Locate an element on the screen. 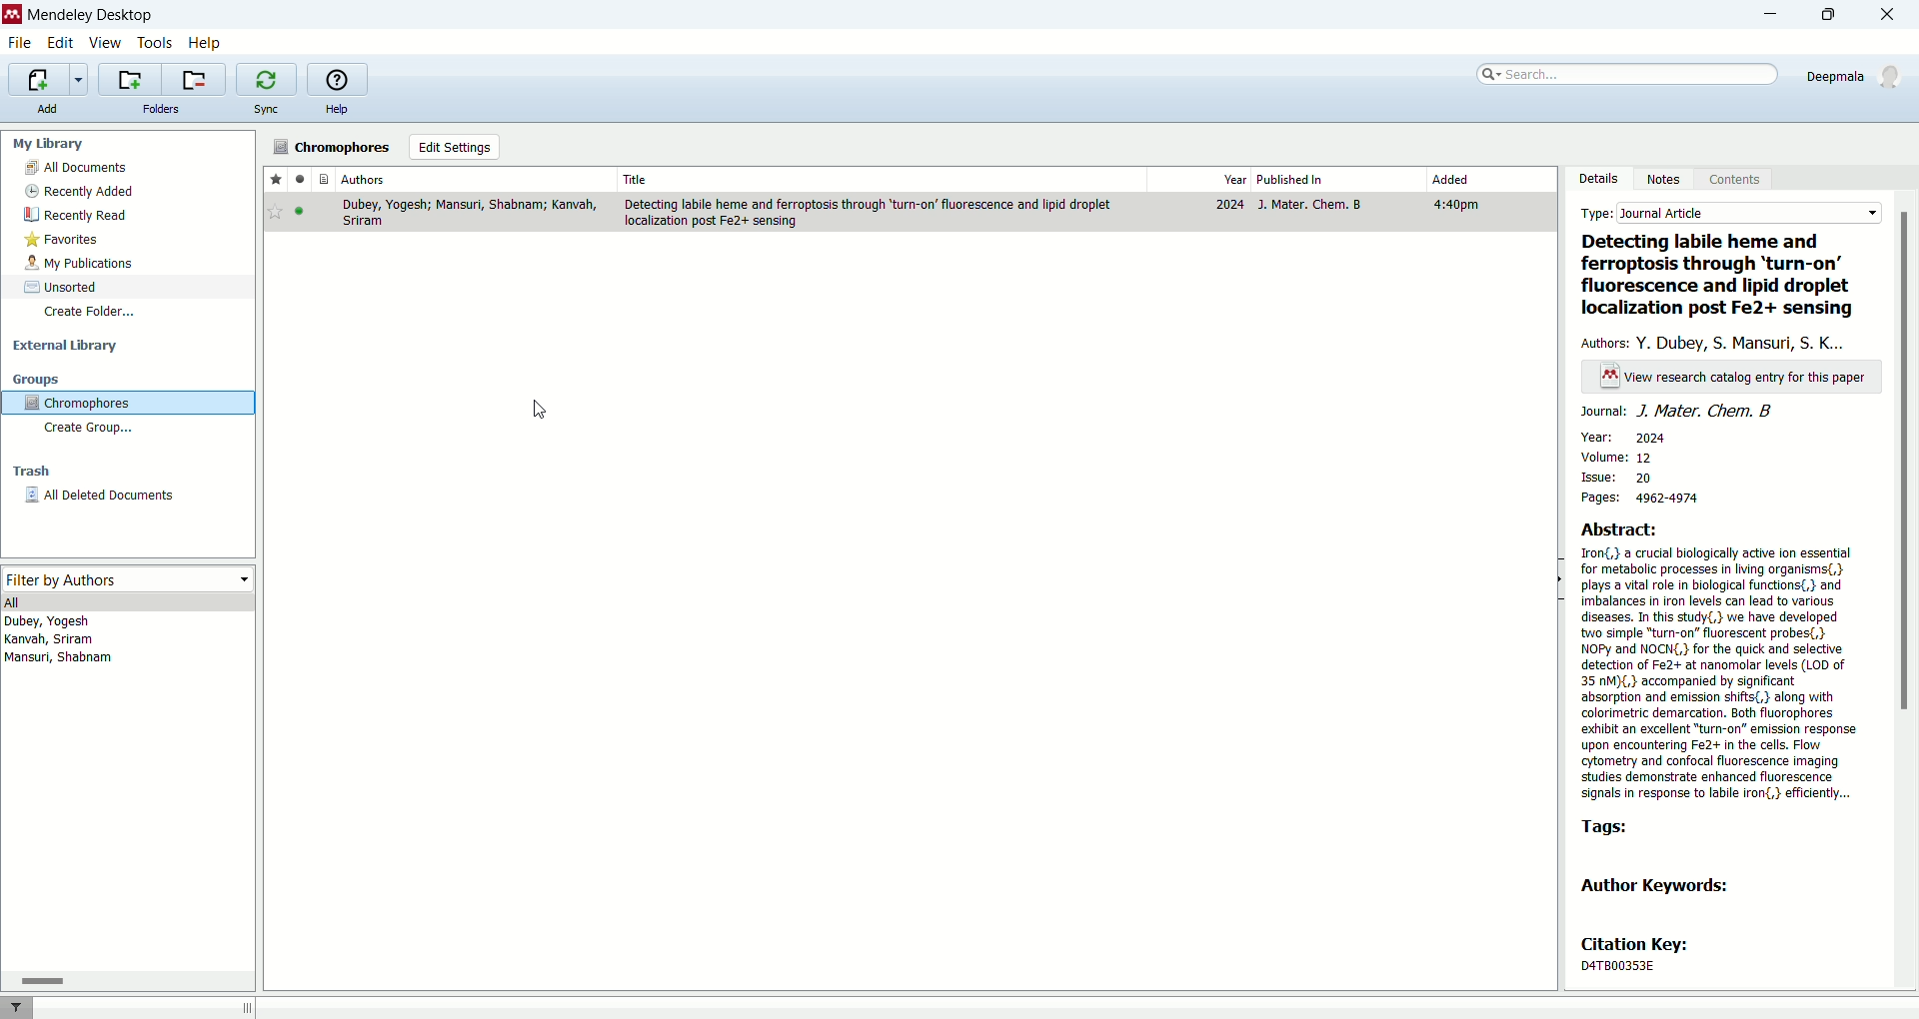 Image resolution: width=1919 pixels, height=1019 pixels. Il 1 of 1 documents selected is located at coordinates (392, 1007).